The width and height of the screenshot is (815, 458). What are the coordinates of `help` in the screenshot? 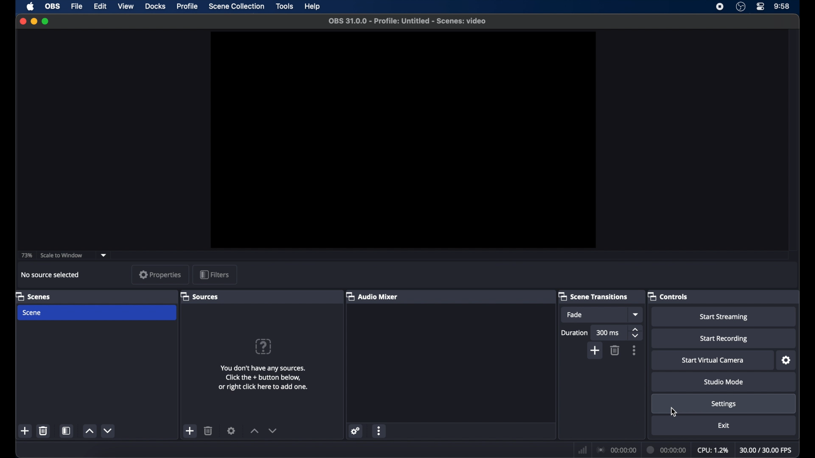 It's located at (313, 7).